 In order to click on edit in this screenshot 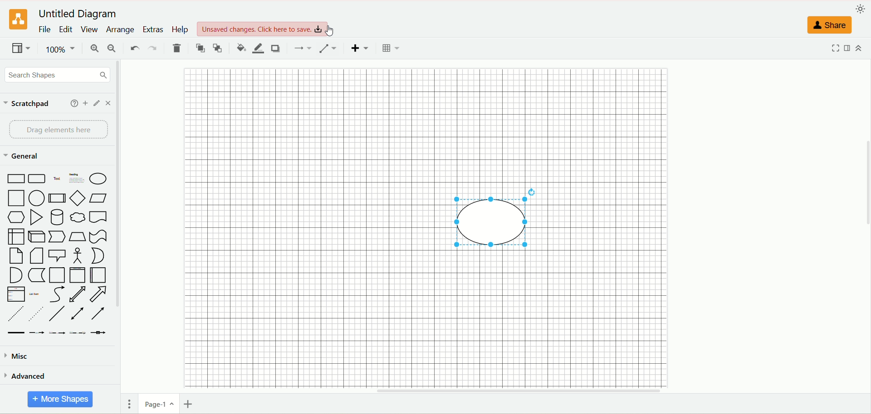, I will do `click(95, 104)`.